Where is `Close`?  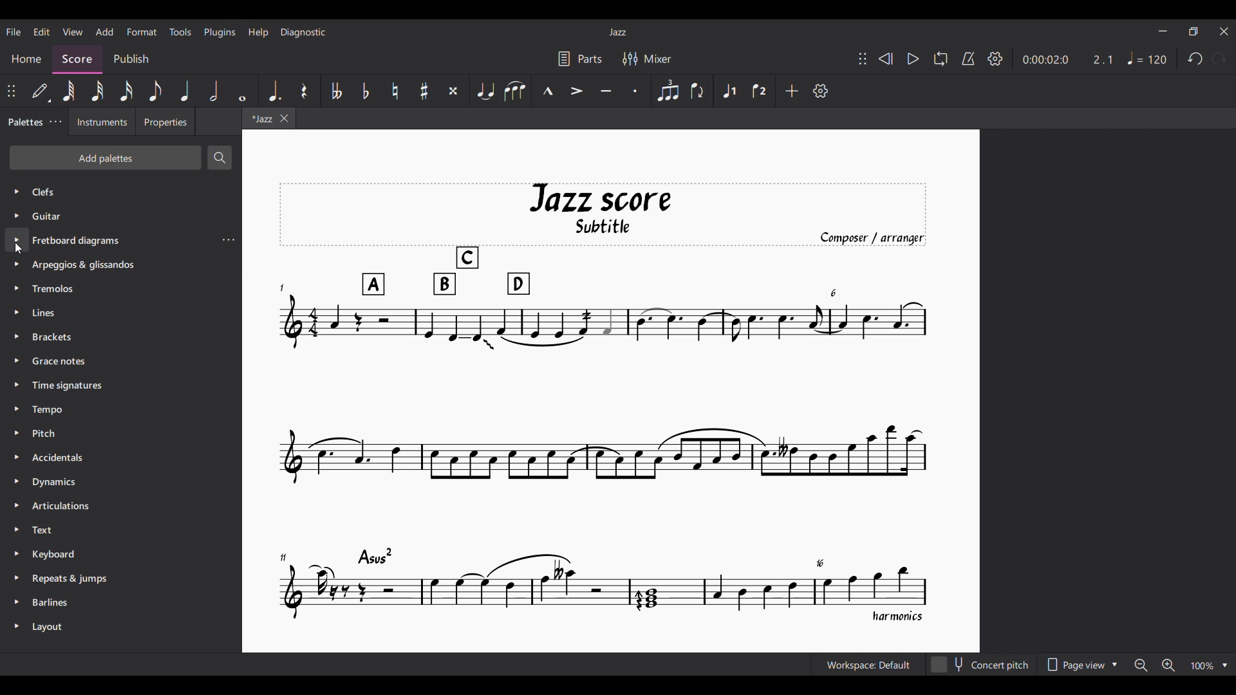 Close is located at coordinates (1225, 32).